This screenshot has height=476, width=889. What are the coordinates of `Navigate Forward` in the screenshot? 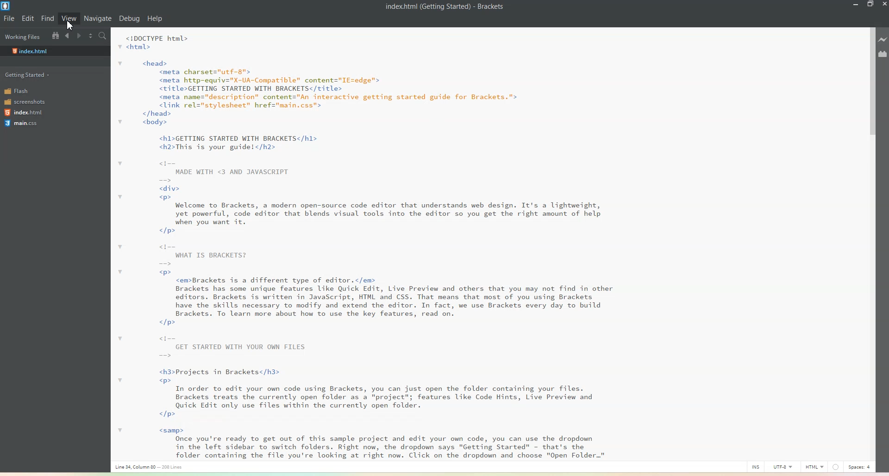 It's located at (80, 36).